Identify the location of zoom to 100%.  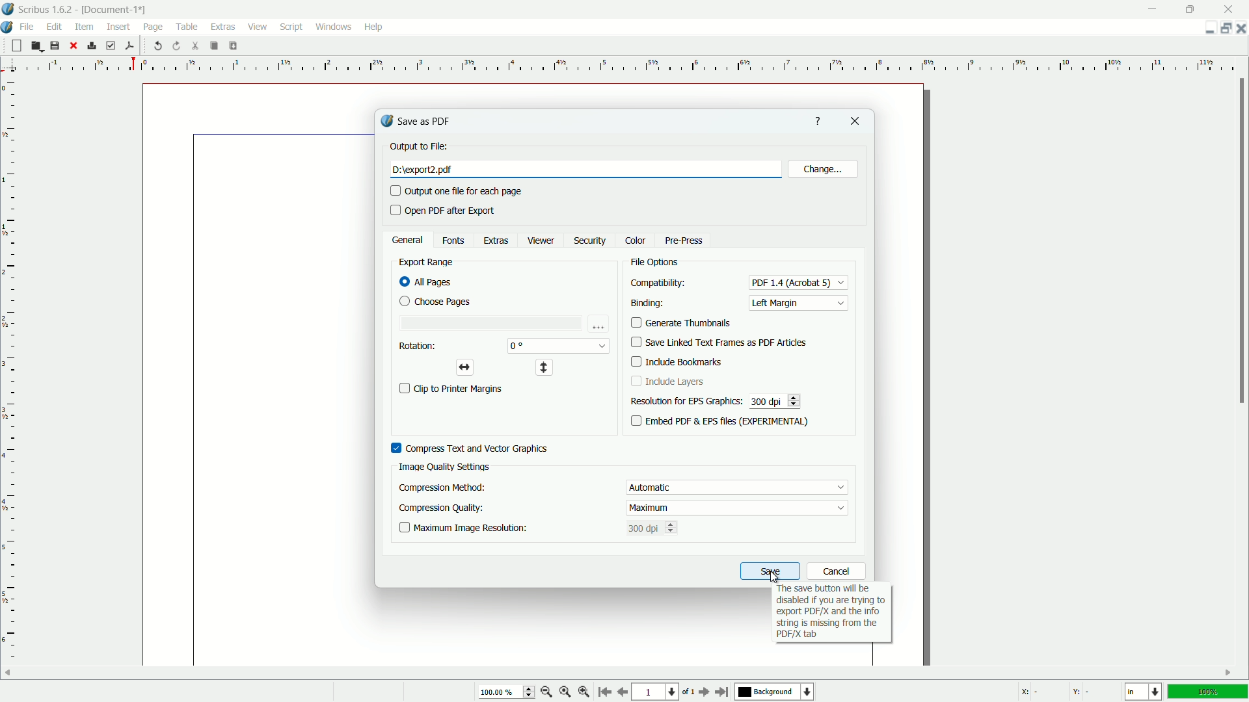
(565, 692).